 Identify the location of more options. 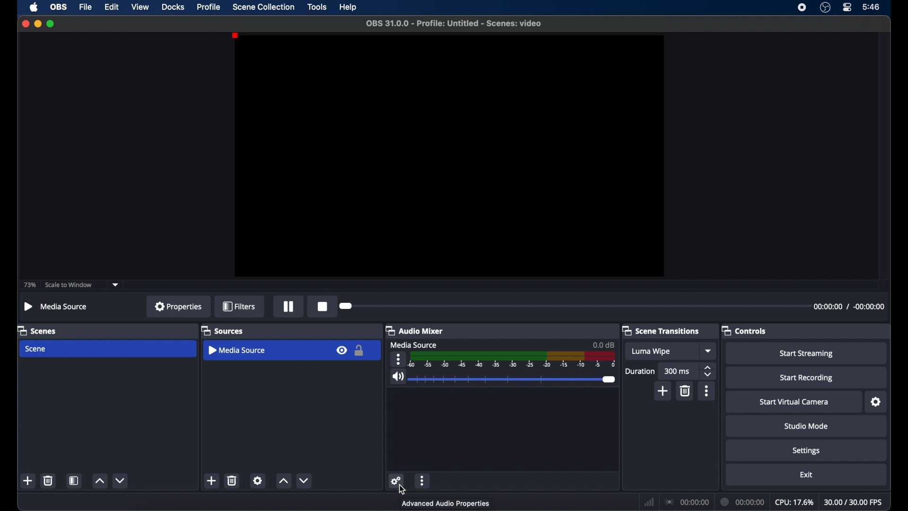
(422, 480).